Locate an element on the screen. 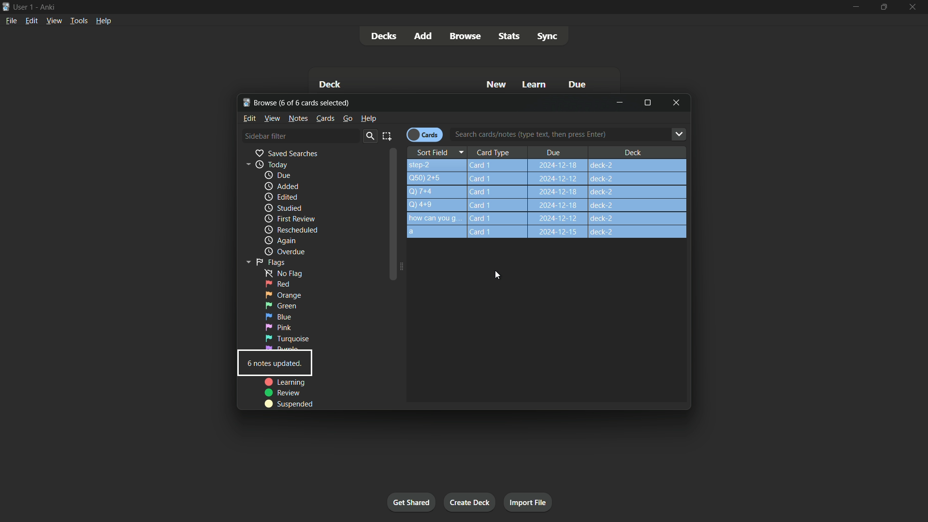 The height and width of the screenshot is (522, 928). Suspended is located at coordinates (294, 403).